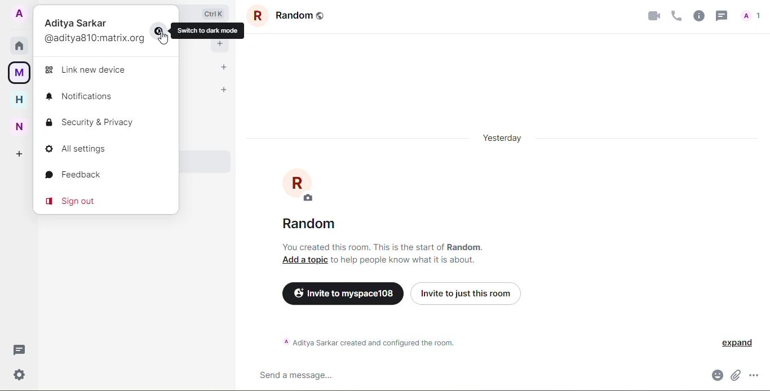 The width and height of the screenshot is (770, 391). Describe the element at coordinates (753, 14) in the screenshot. I see `profile` at that location.